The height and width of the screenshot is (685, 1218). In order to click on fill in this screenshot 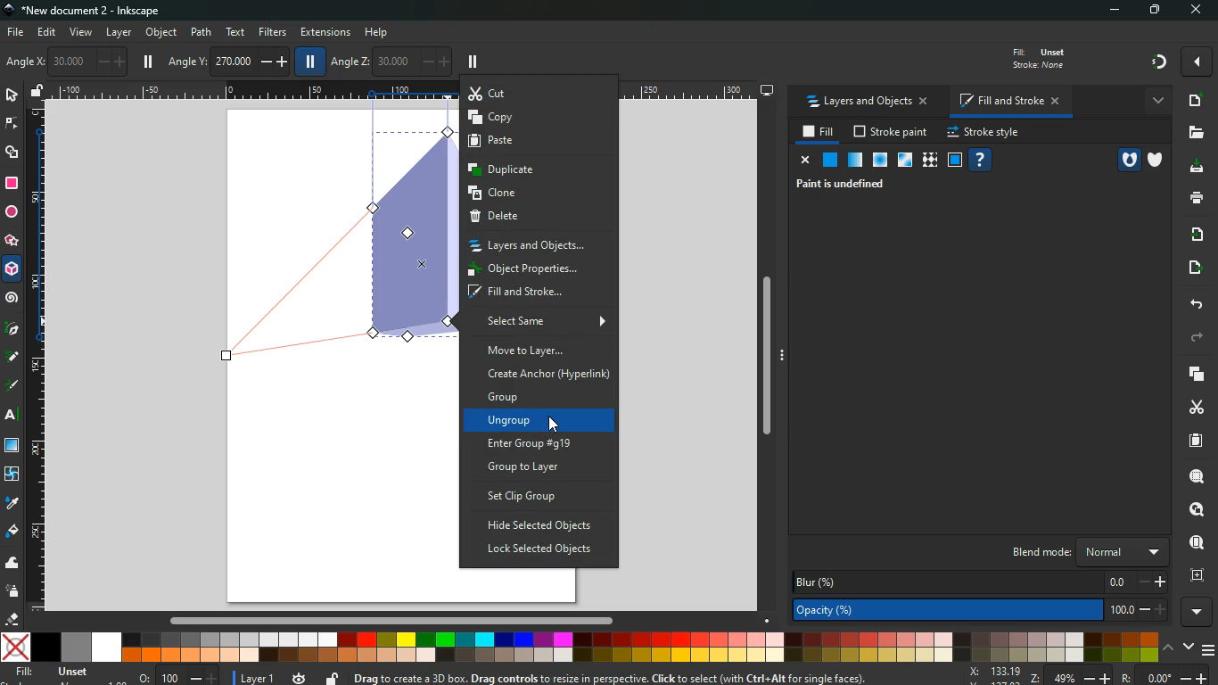, I will do `click(12, 532)`.